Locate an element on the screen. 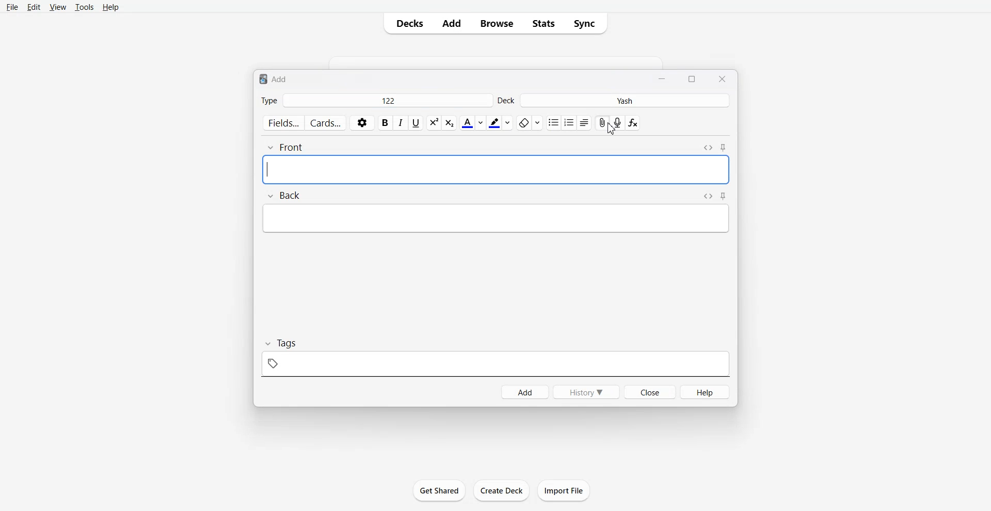 Image resolution: width=991 pixels, height=511 pixels. Underline is located at coordinates (416, 123).